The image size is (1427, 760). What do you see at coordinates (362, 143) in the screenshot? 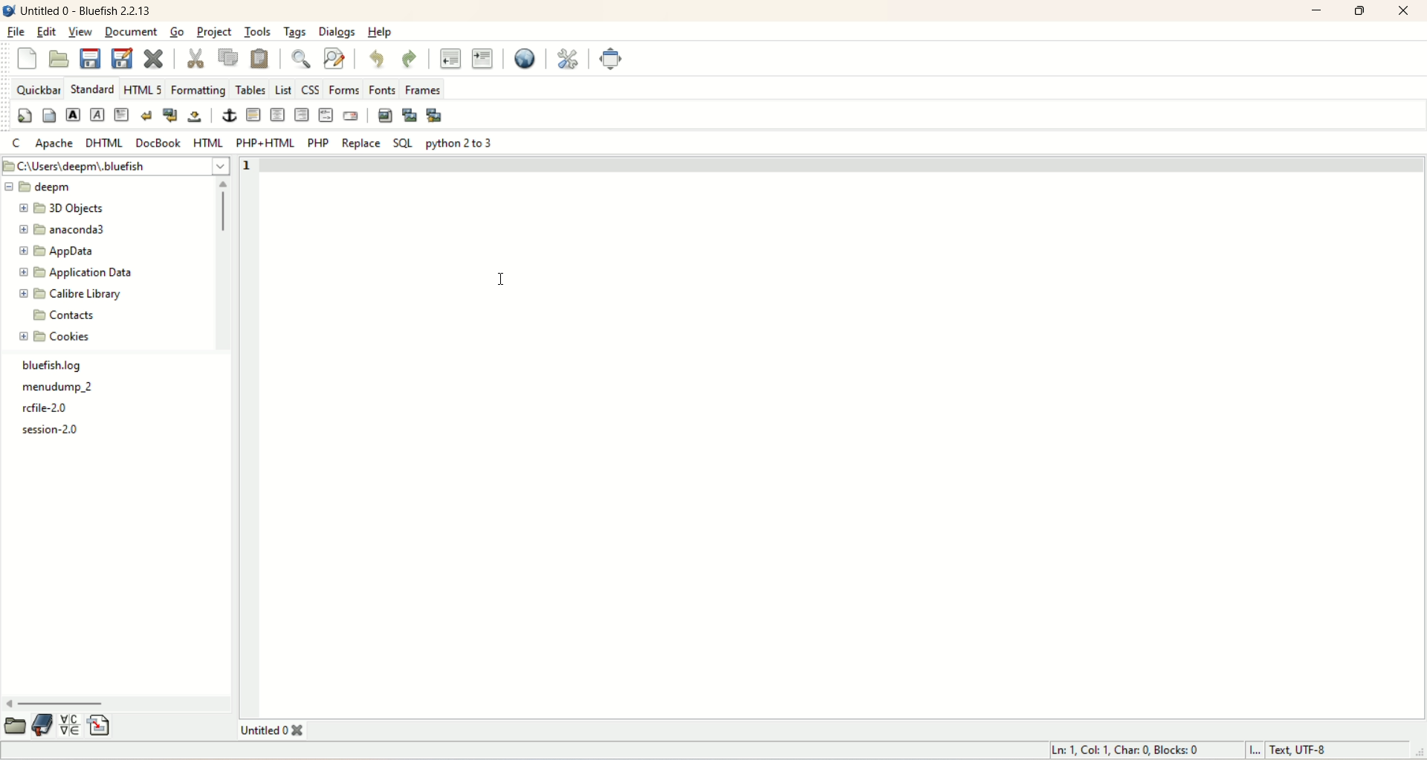
I see `replace` at bounding box center [362, 143].